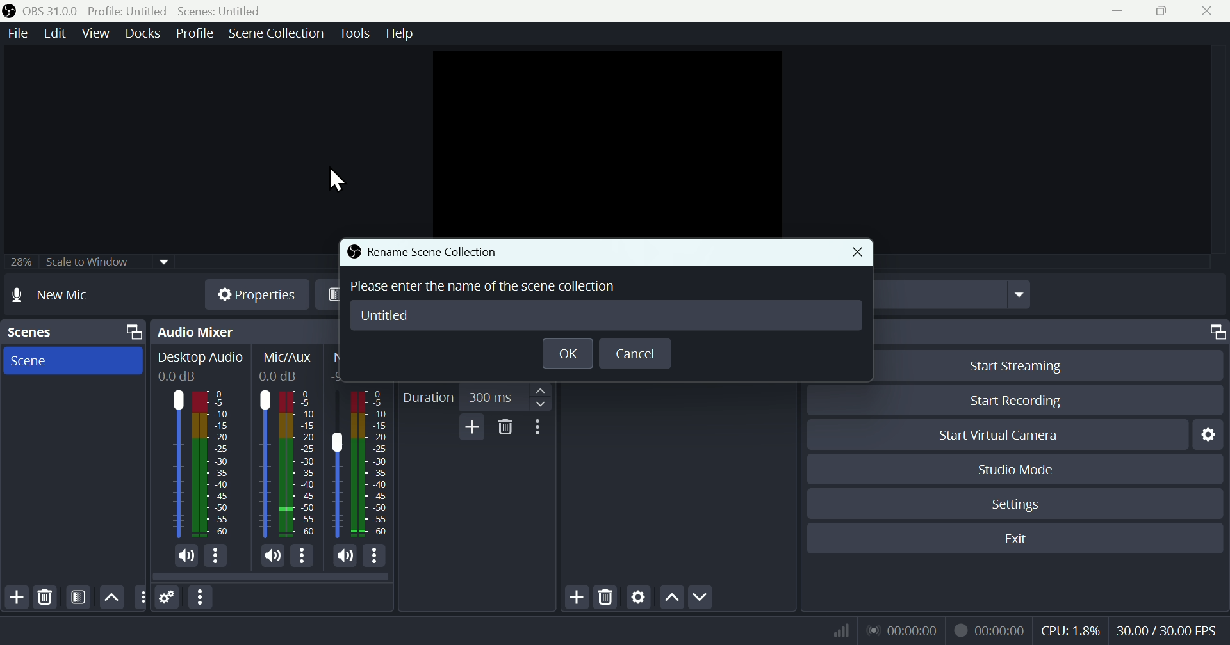 This screenshot has width=1230, height=645. What do you see at coordinates (1030, 471) in the screenshot?
I see `Studio mode` at bounding box center [1030, 471].